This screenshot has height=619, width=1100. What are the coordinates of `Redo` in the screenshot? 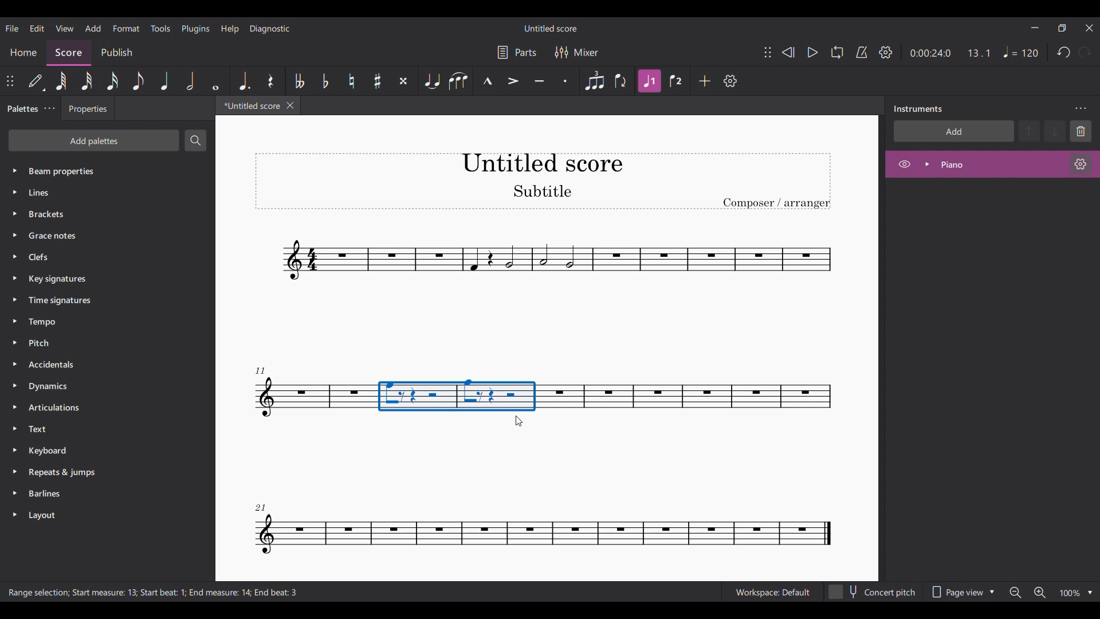 It's located at (1085, 52).